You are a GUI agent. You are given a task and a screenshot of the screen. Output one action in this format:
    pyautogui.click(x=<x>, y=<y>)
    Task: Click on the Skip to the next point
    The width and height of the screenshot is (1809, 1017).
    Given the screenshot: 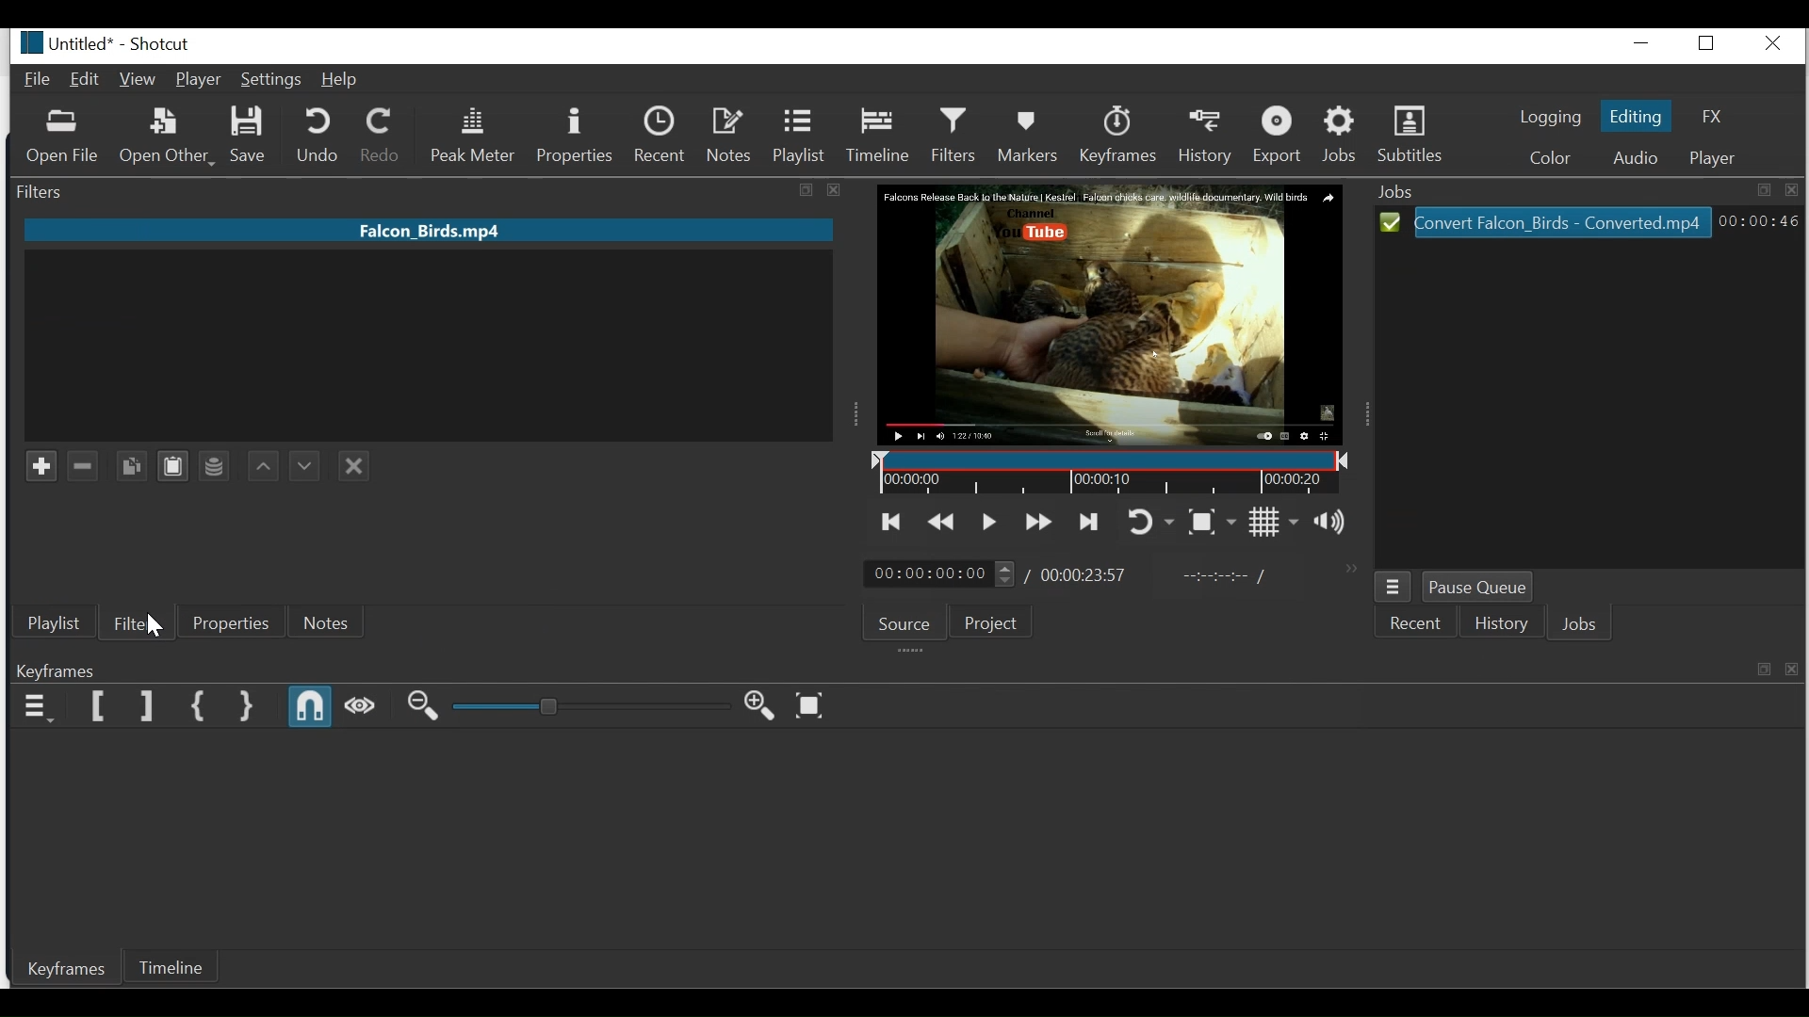 What is the action you would take?
    pyautogui.click(x=1088, y=524)
    